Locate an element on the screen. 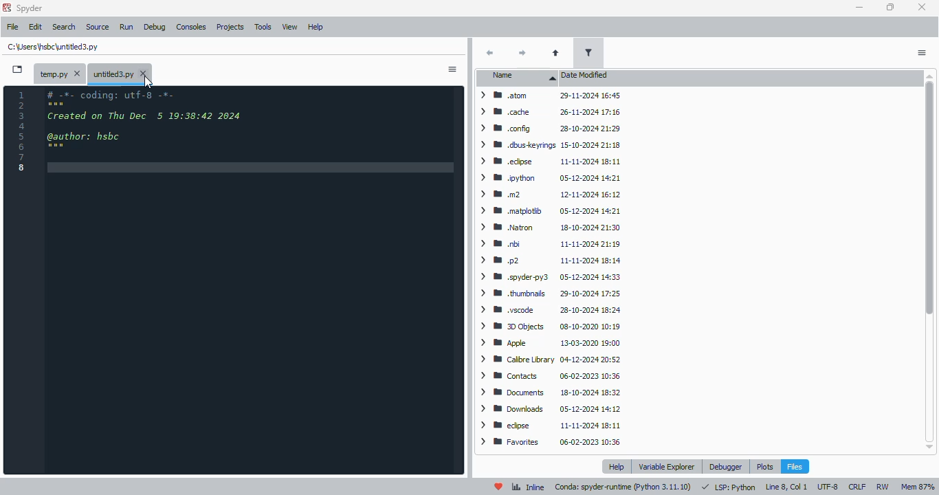 The image size is (939, 495). plots is located at coordinates (764, 466).